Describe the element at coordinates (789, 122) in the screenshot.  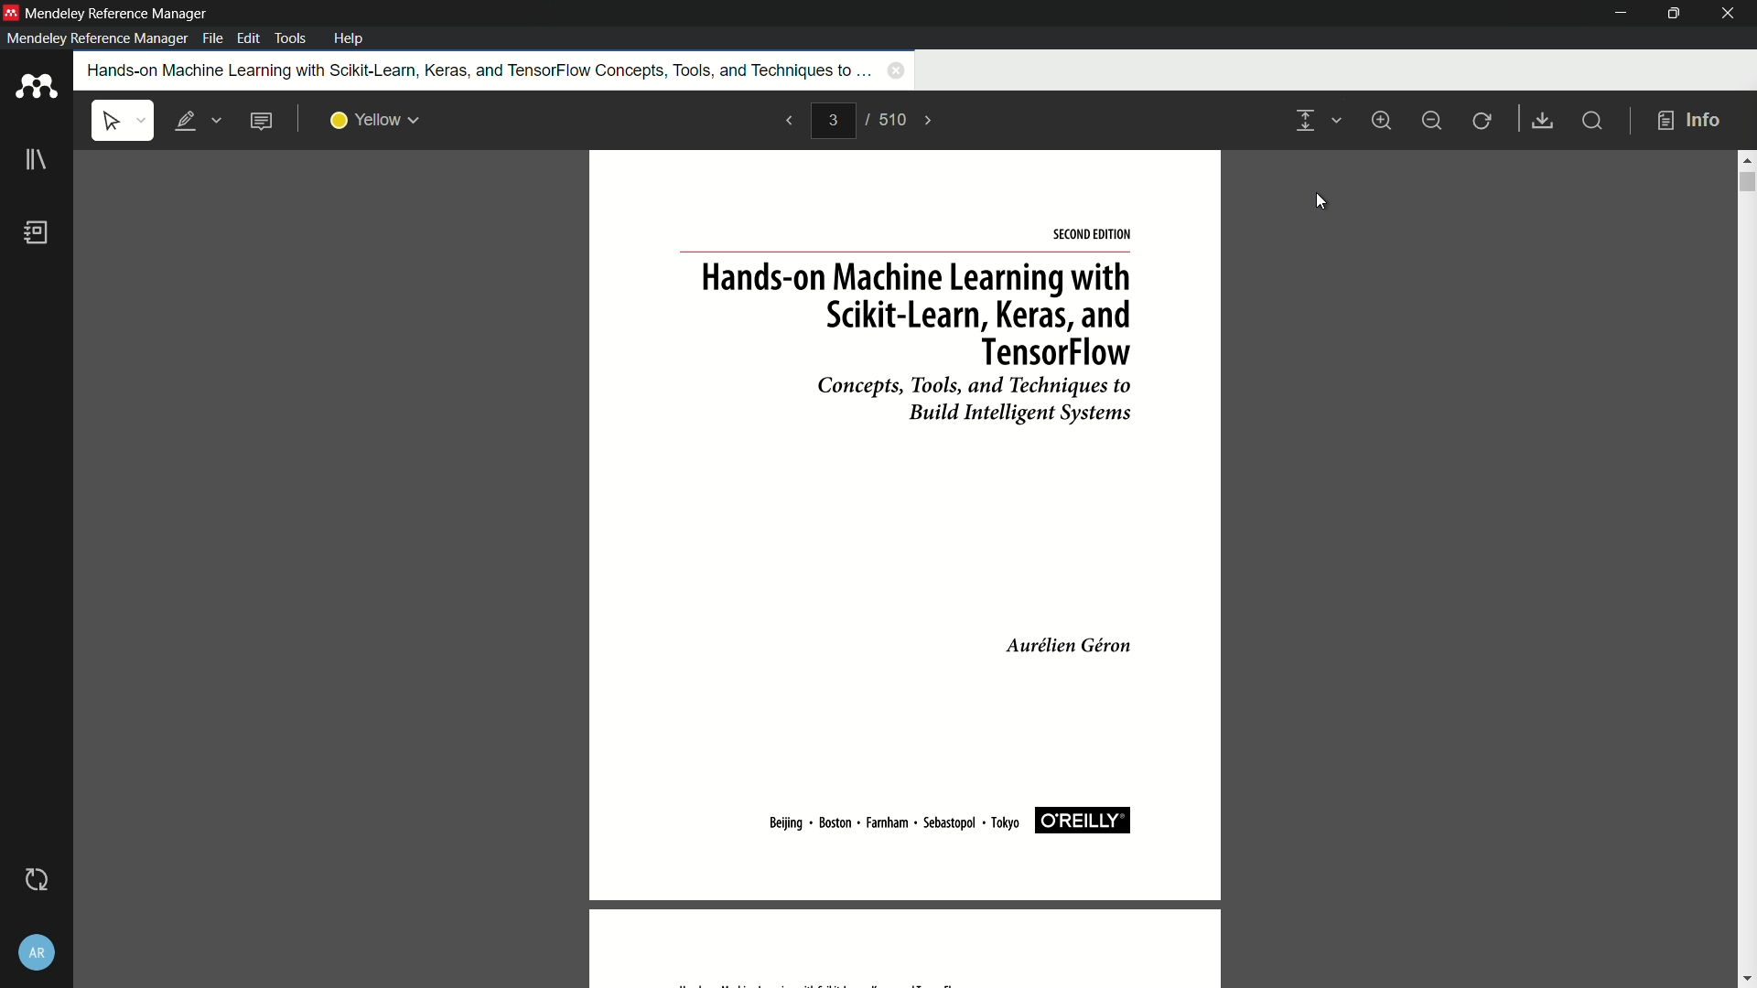
I see `previous page` at that location.